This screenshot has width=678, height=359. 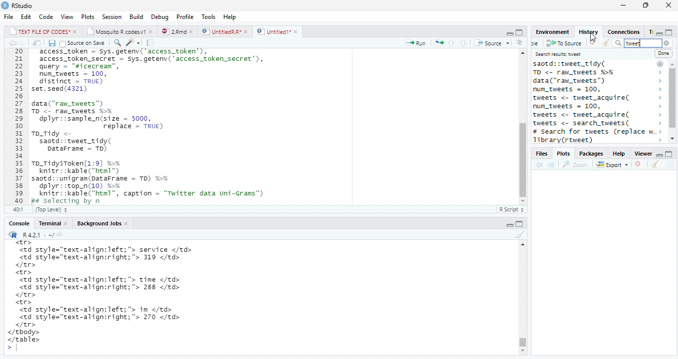 What do you see at coordinates (614, 165) in the screenshot?
I see ` Export` at bounding box center [614, 165].